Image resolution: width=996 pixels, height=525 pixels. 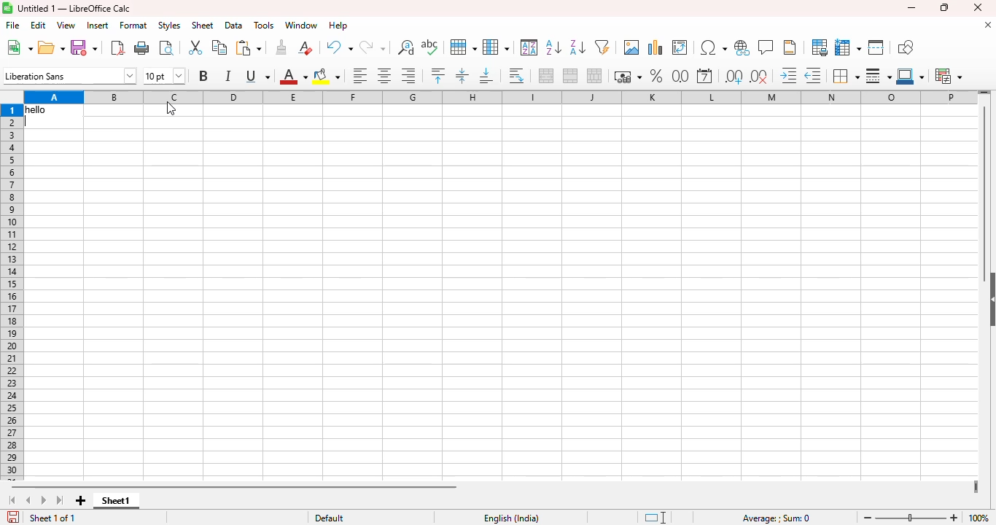 I want to click on click to save the document, so click(x=14, y=516).